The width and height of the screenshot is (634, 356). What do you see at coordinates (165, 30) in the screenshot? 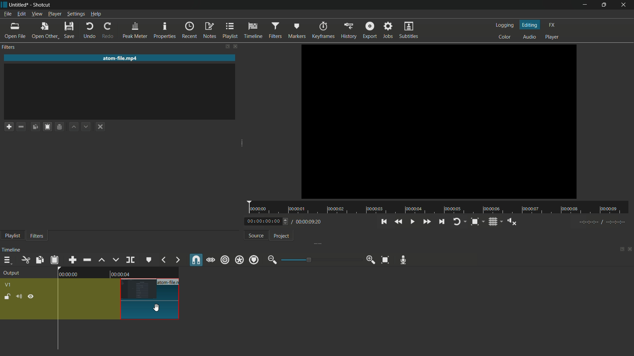
I see `properties` at bounding box center [165, 30].